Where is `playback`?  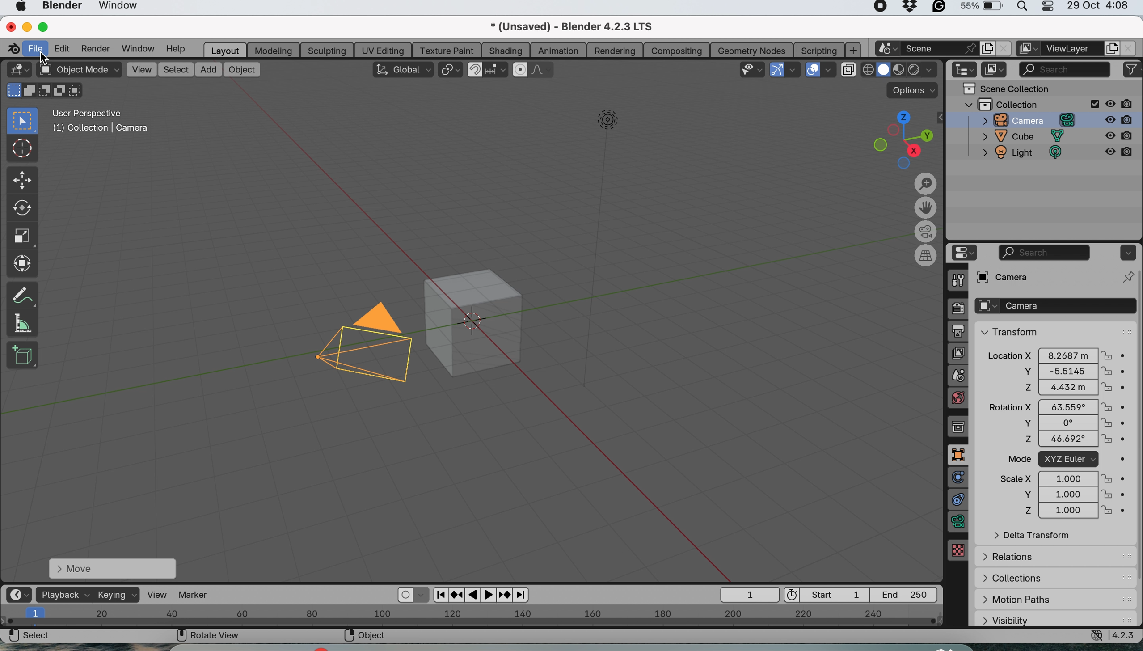 playback is located at coordinates (63, 594).